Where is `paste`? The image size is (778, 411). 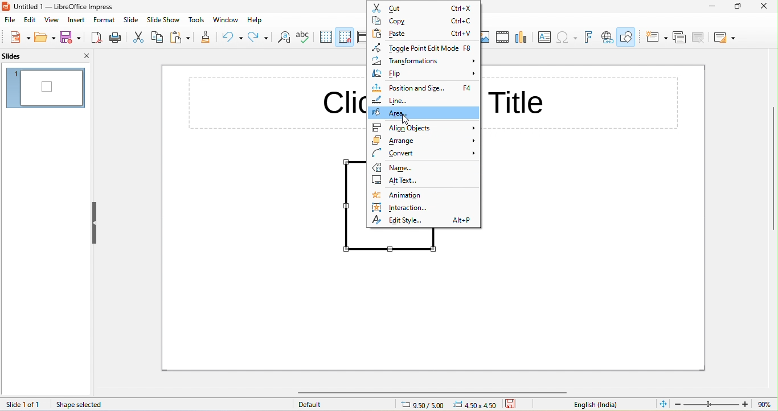
paste is located at coordinates (181, 36).